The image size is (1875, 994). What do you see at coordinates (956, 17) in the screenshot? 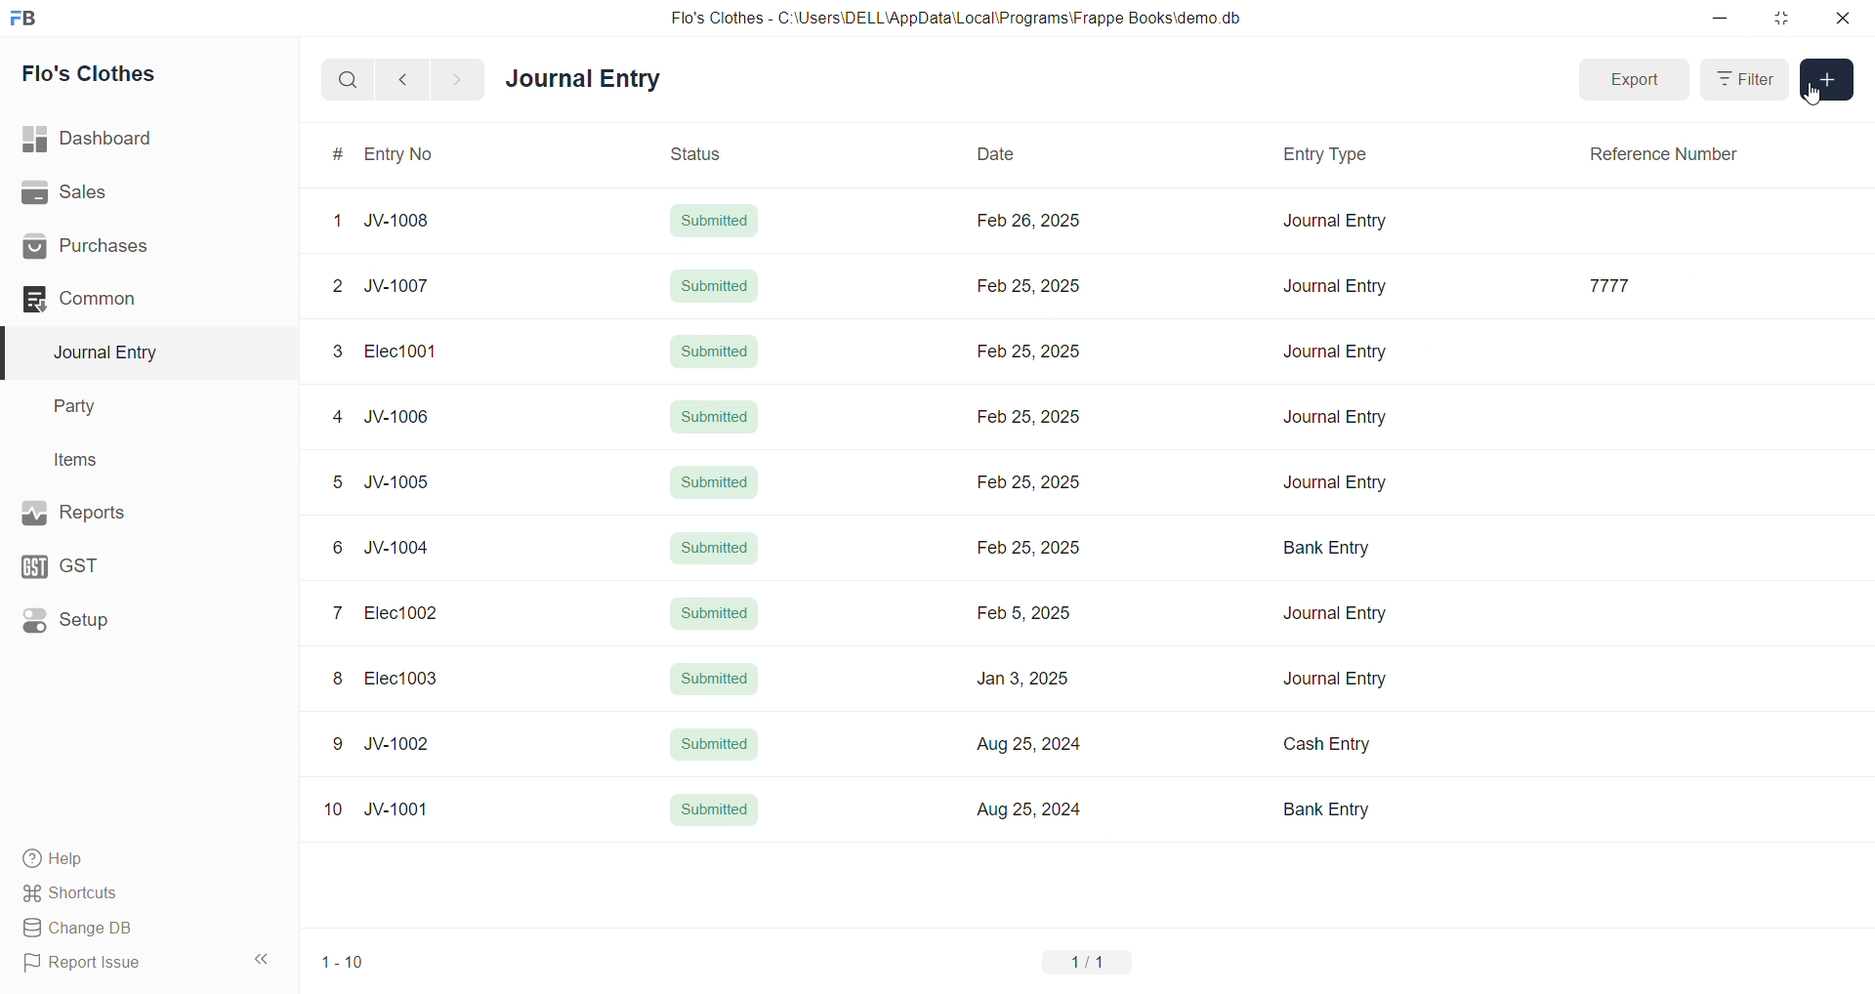
I see `Flo's Clothes - C:\Users\DELL\AppData\Local\Programs\Frappe Books\demo.db` at bounding box center [956, 17].